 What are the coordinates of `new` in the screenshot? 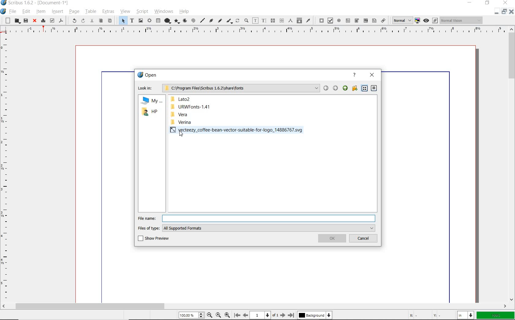 It's located at (7, 21).